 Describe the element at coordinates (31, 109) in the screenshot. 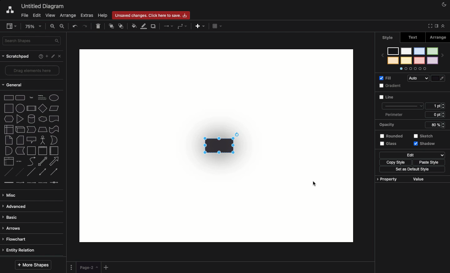

I see `process` at that location.